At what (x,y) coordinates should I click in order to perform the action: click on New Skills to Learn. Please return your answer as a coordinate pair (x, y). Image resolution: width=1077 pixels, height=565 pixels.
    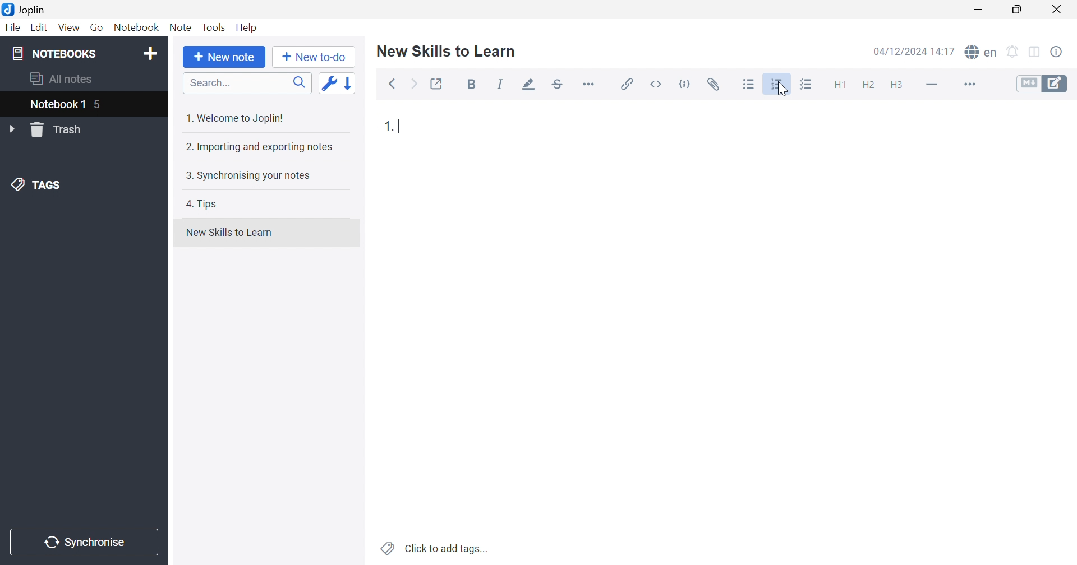
    Looking at the image, I should click on (447, 50).